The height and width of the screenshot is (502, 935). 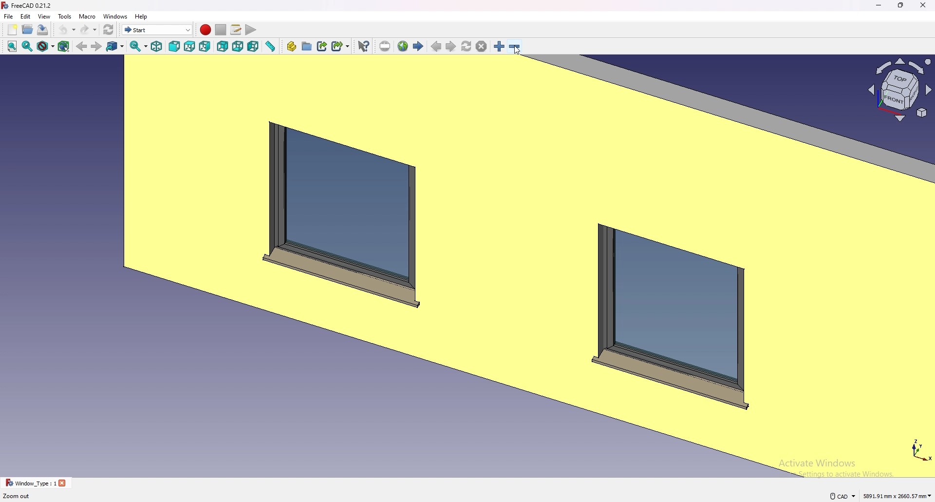 What do you see at coordinates (109, 30) in the screenshot?
I see `refresh` at bounding box center [109, 30].